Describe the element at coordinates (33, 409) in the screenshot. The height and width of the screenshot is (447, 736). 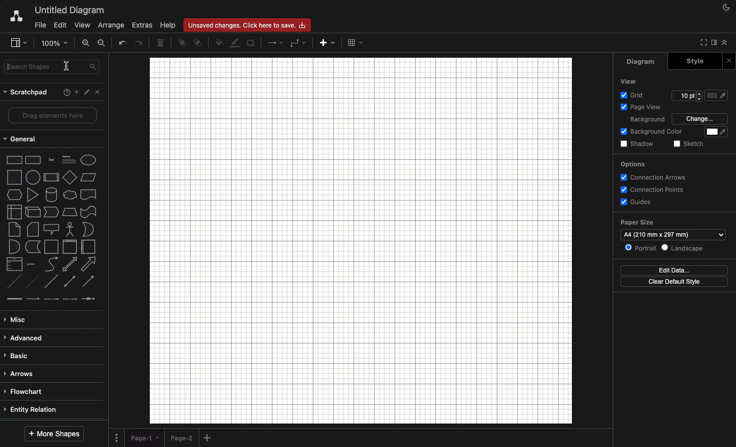
I see `Entity relation` at that location.